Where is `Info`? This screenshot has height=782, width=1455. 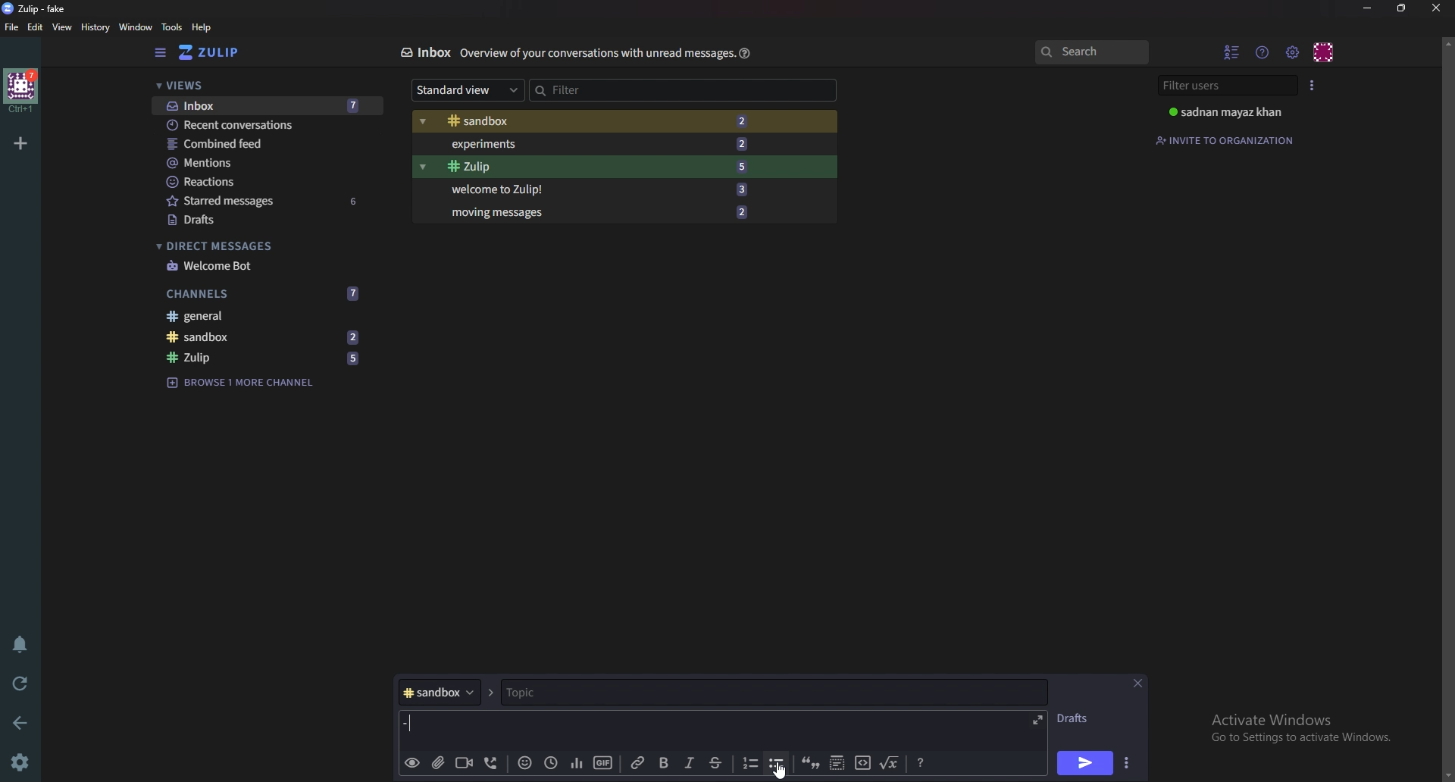
Info is located at coordinates (597, 52).